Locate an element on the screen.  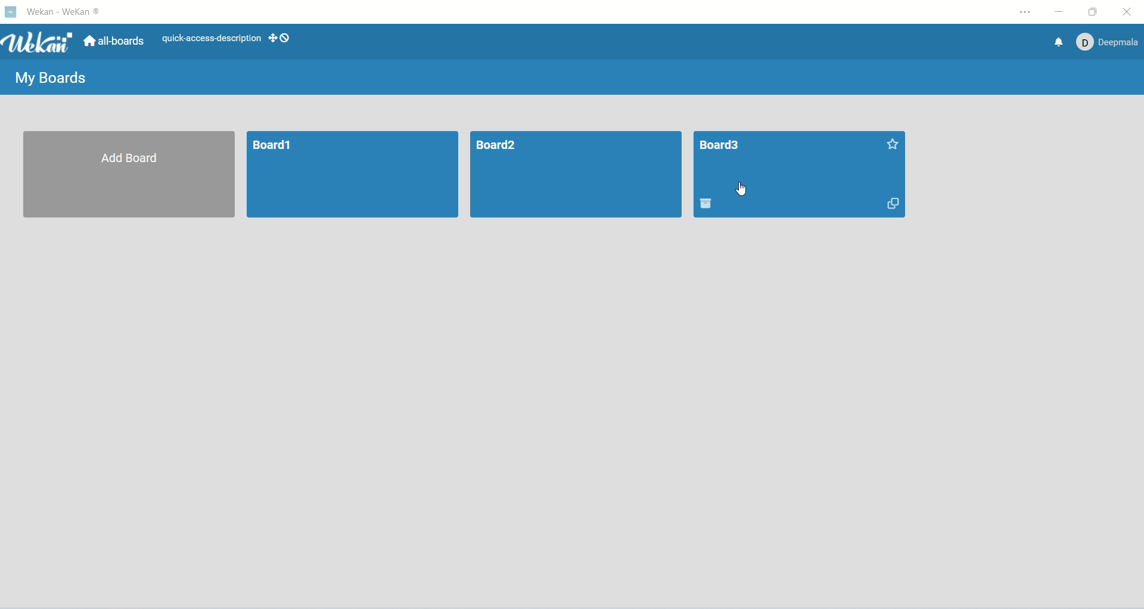
logo is located at coordinates (12, 14).